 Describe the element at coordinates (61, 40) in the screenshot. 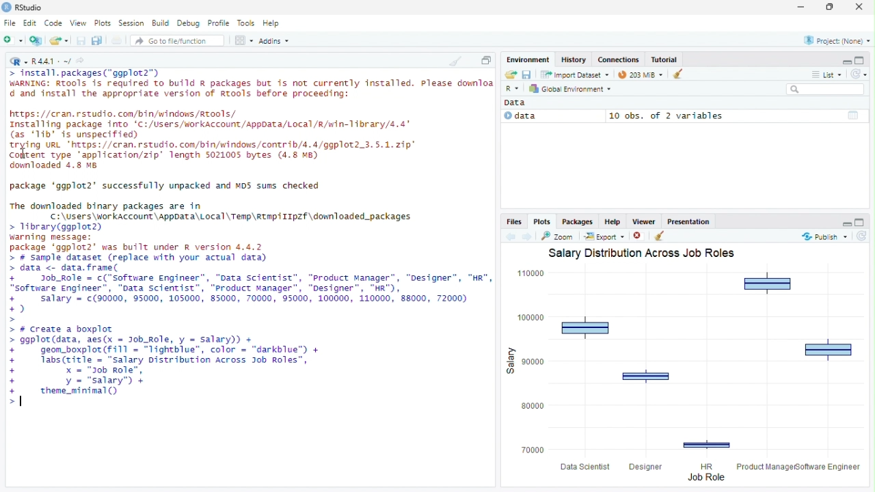

I see `open an existing file` at that location.